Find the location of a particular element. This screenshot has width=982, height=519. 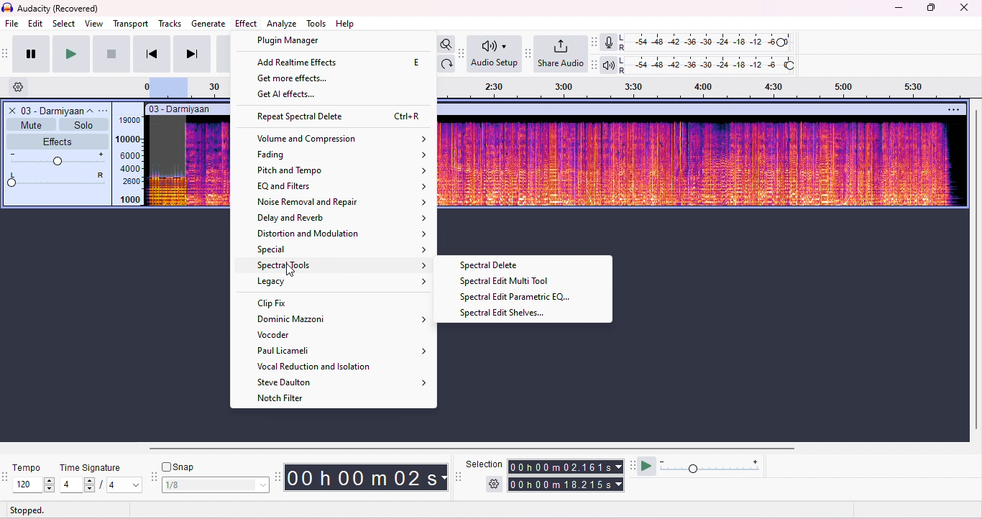

vocoder is located at coordinates (313, 336).